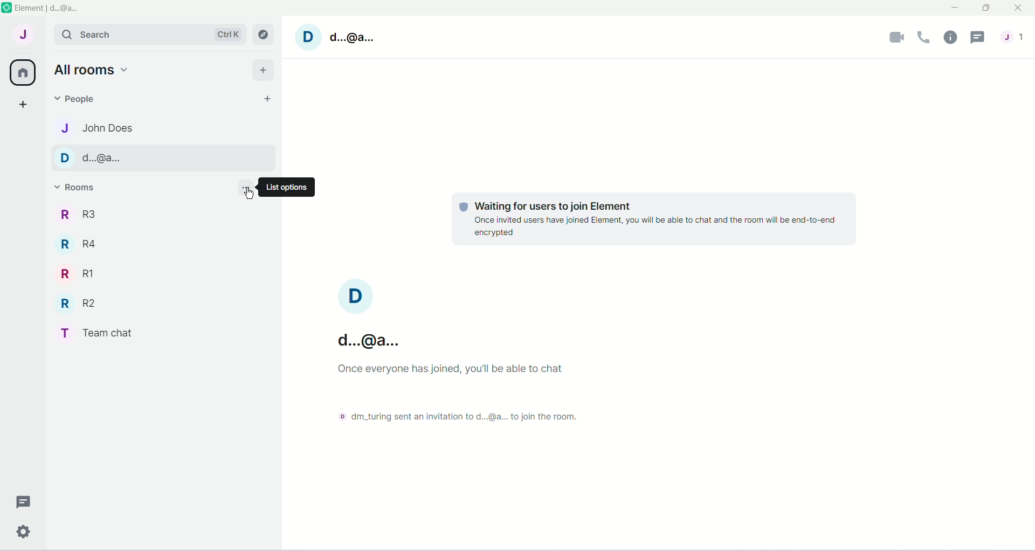 This screenshot has height=551, width=1035. I want to click on Close, so click(1019, 9).